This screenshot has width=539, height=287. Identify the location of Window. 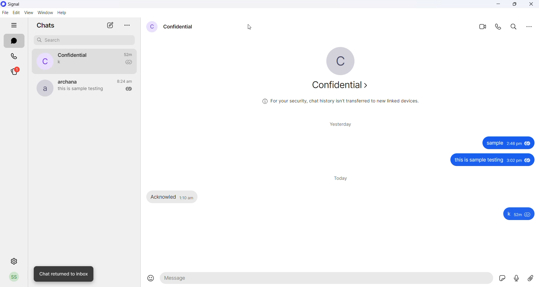
(45, 13).